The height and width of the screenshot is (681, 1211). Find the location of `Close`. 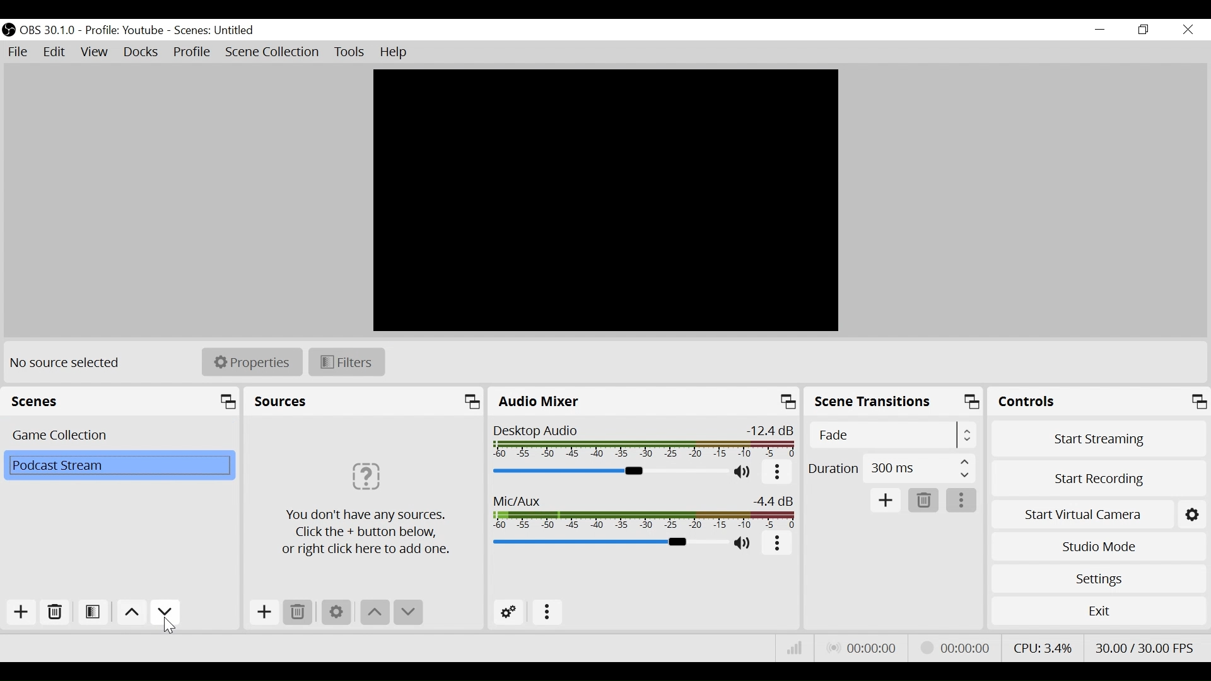

Close is located at coordinates (1187, 30).